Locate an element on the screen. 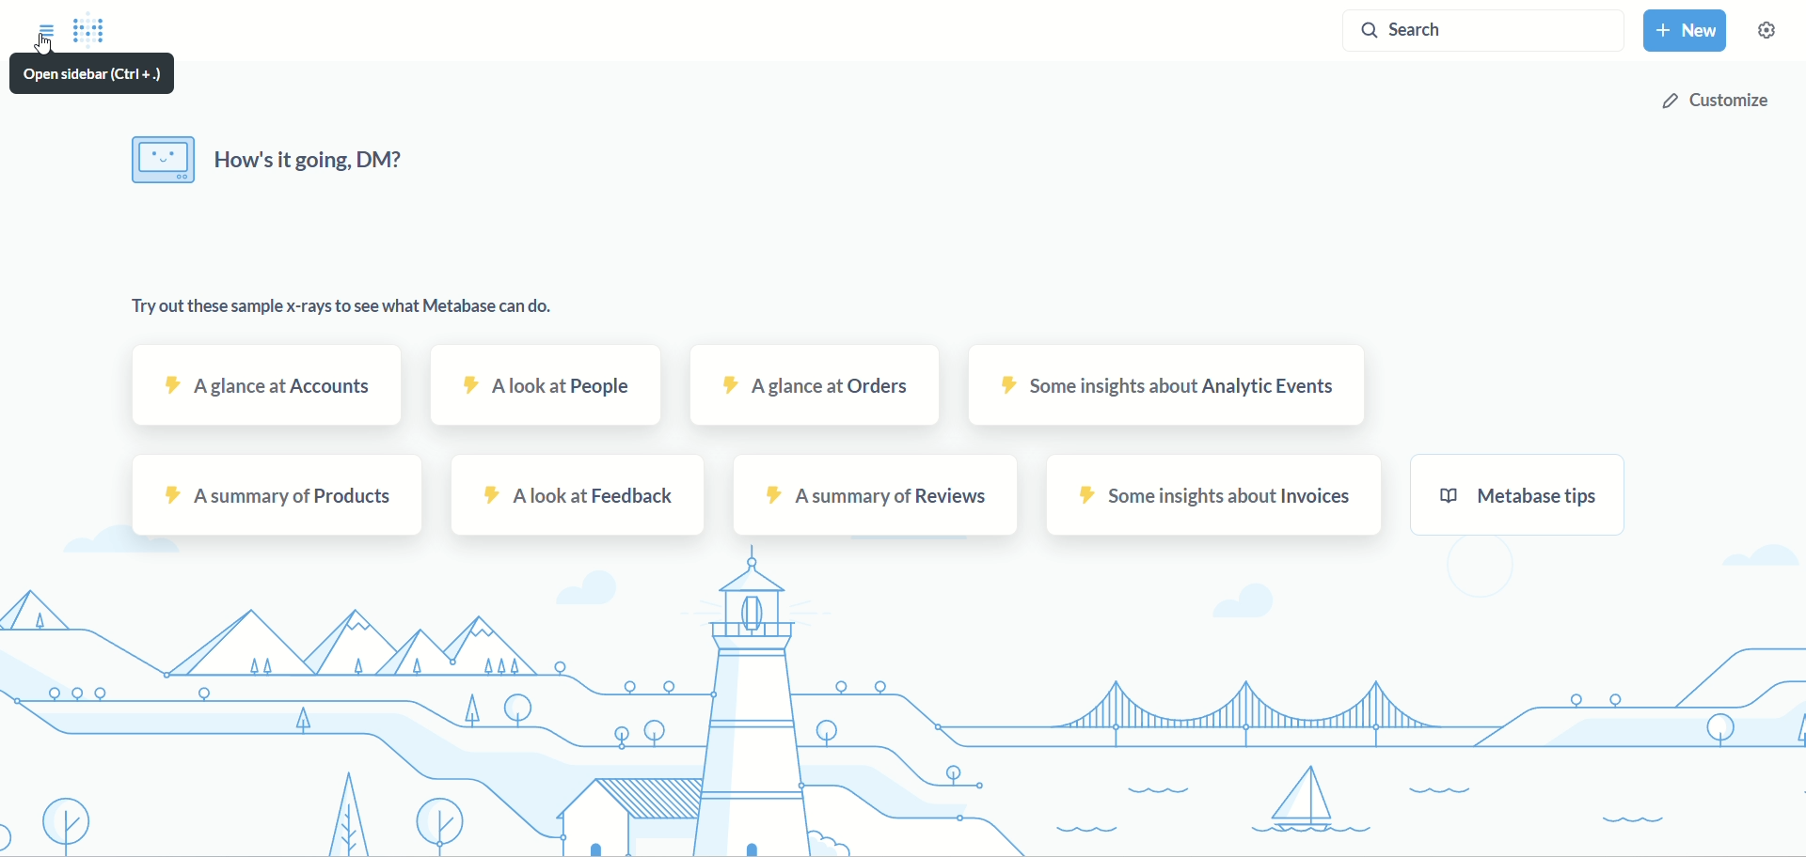 The image size is (1806, 857). customize is located at coordinates (1713, 101).